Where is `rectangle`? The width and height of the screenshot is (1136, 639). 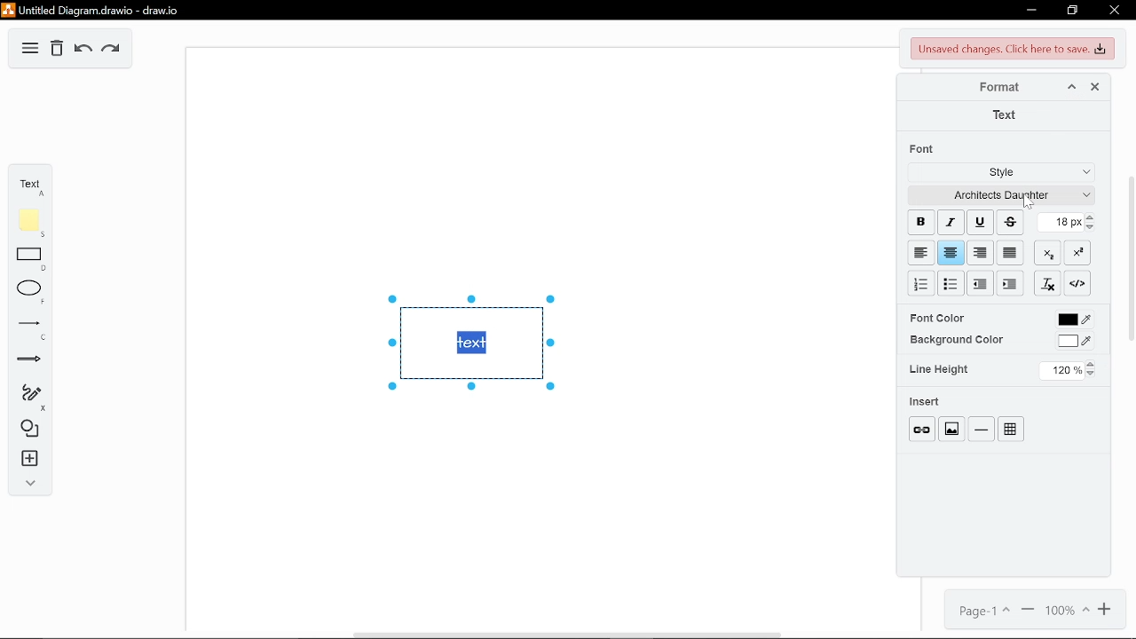
rectangle is located at coordinates (25, 259).